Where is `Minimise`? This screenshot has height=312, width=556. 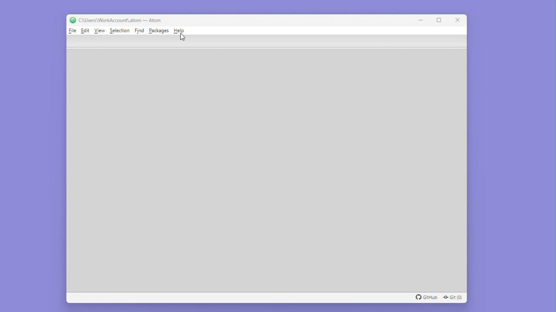
Minimise is located at coordinates (421, 20).